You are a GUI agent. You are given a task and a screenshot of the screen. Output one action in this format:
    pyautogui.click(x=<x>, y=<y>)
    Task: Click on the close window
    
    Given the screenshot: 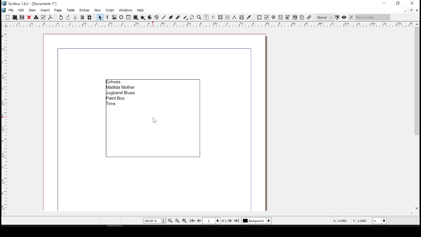 What is the action you would take?
    pyautogui.click(x=417, y=10)
    